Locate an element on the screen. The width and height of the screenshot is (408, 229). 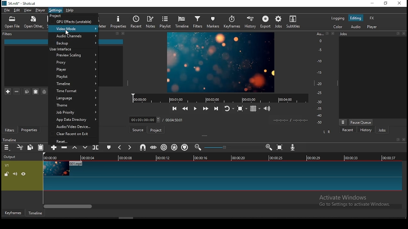
-20 is located at coordinates (319, 84).